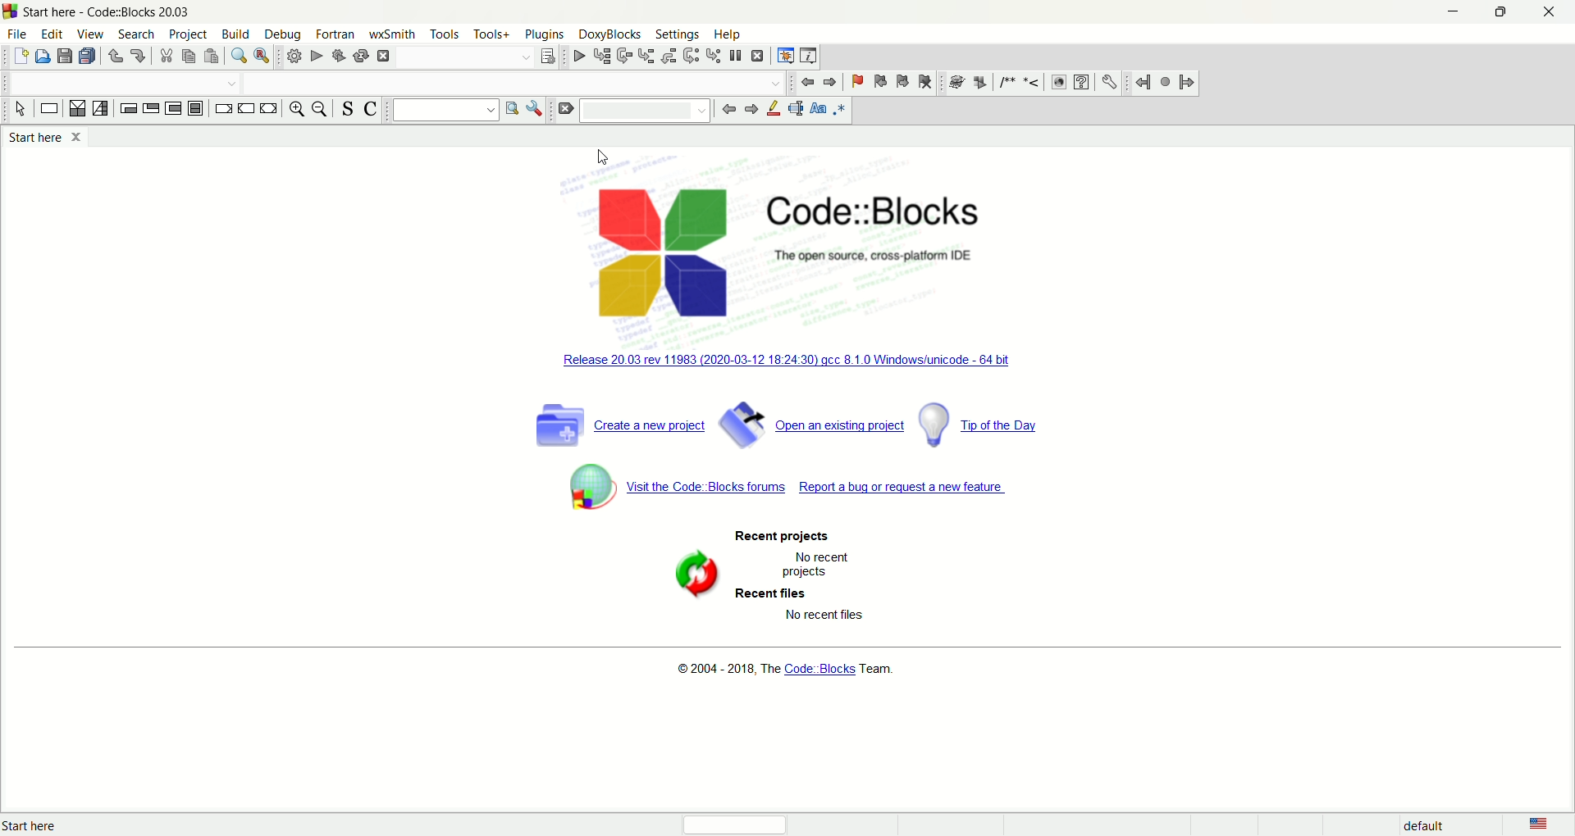 This screenshot has height=836, width=1575. I want to click on stop debugger, so click(758, 56).